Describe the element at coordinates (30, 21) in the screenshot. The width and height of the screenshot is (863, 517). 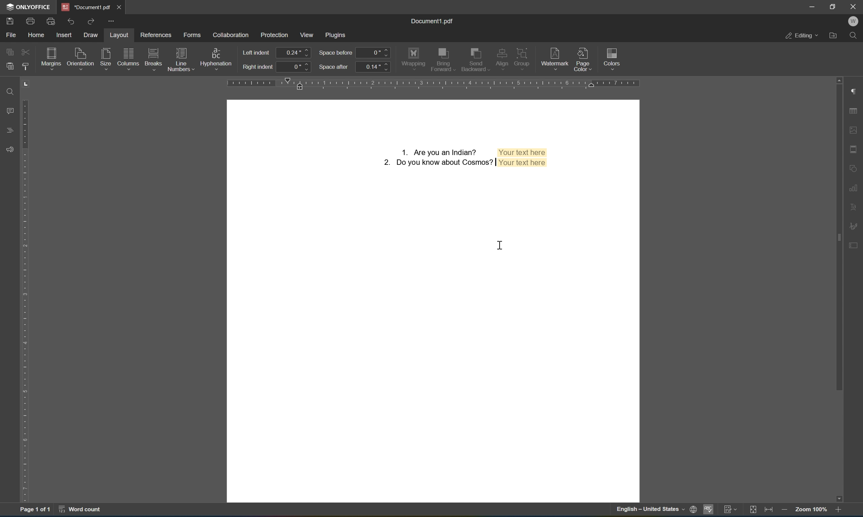
I see `print` at that location.